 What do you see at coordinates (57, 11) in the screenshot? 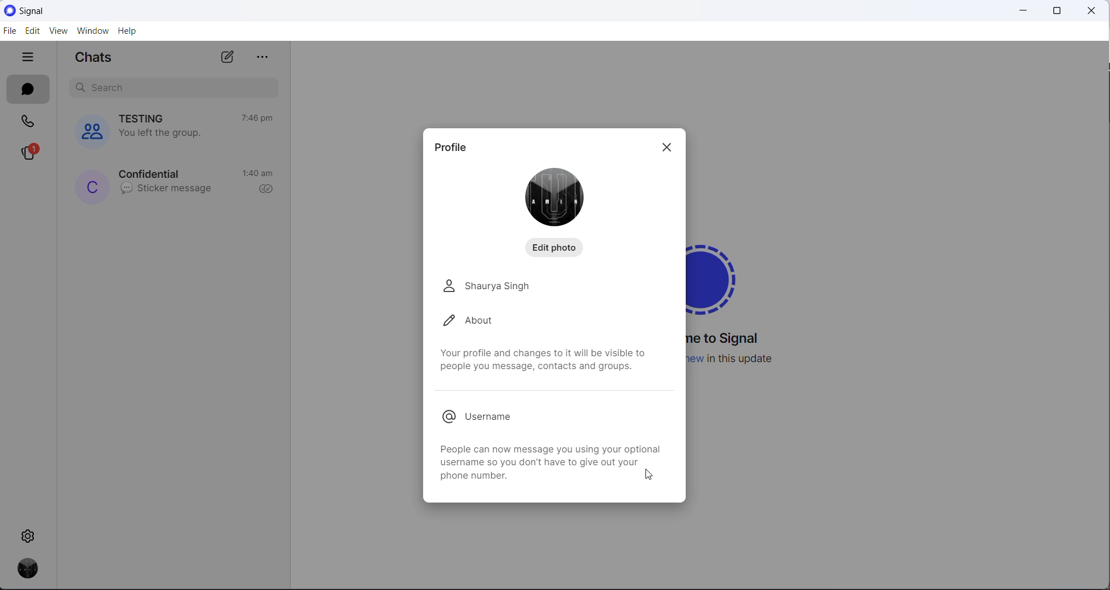
I see `application logo and name` at bounding box center [57, 11].